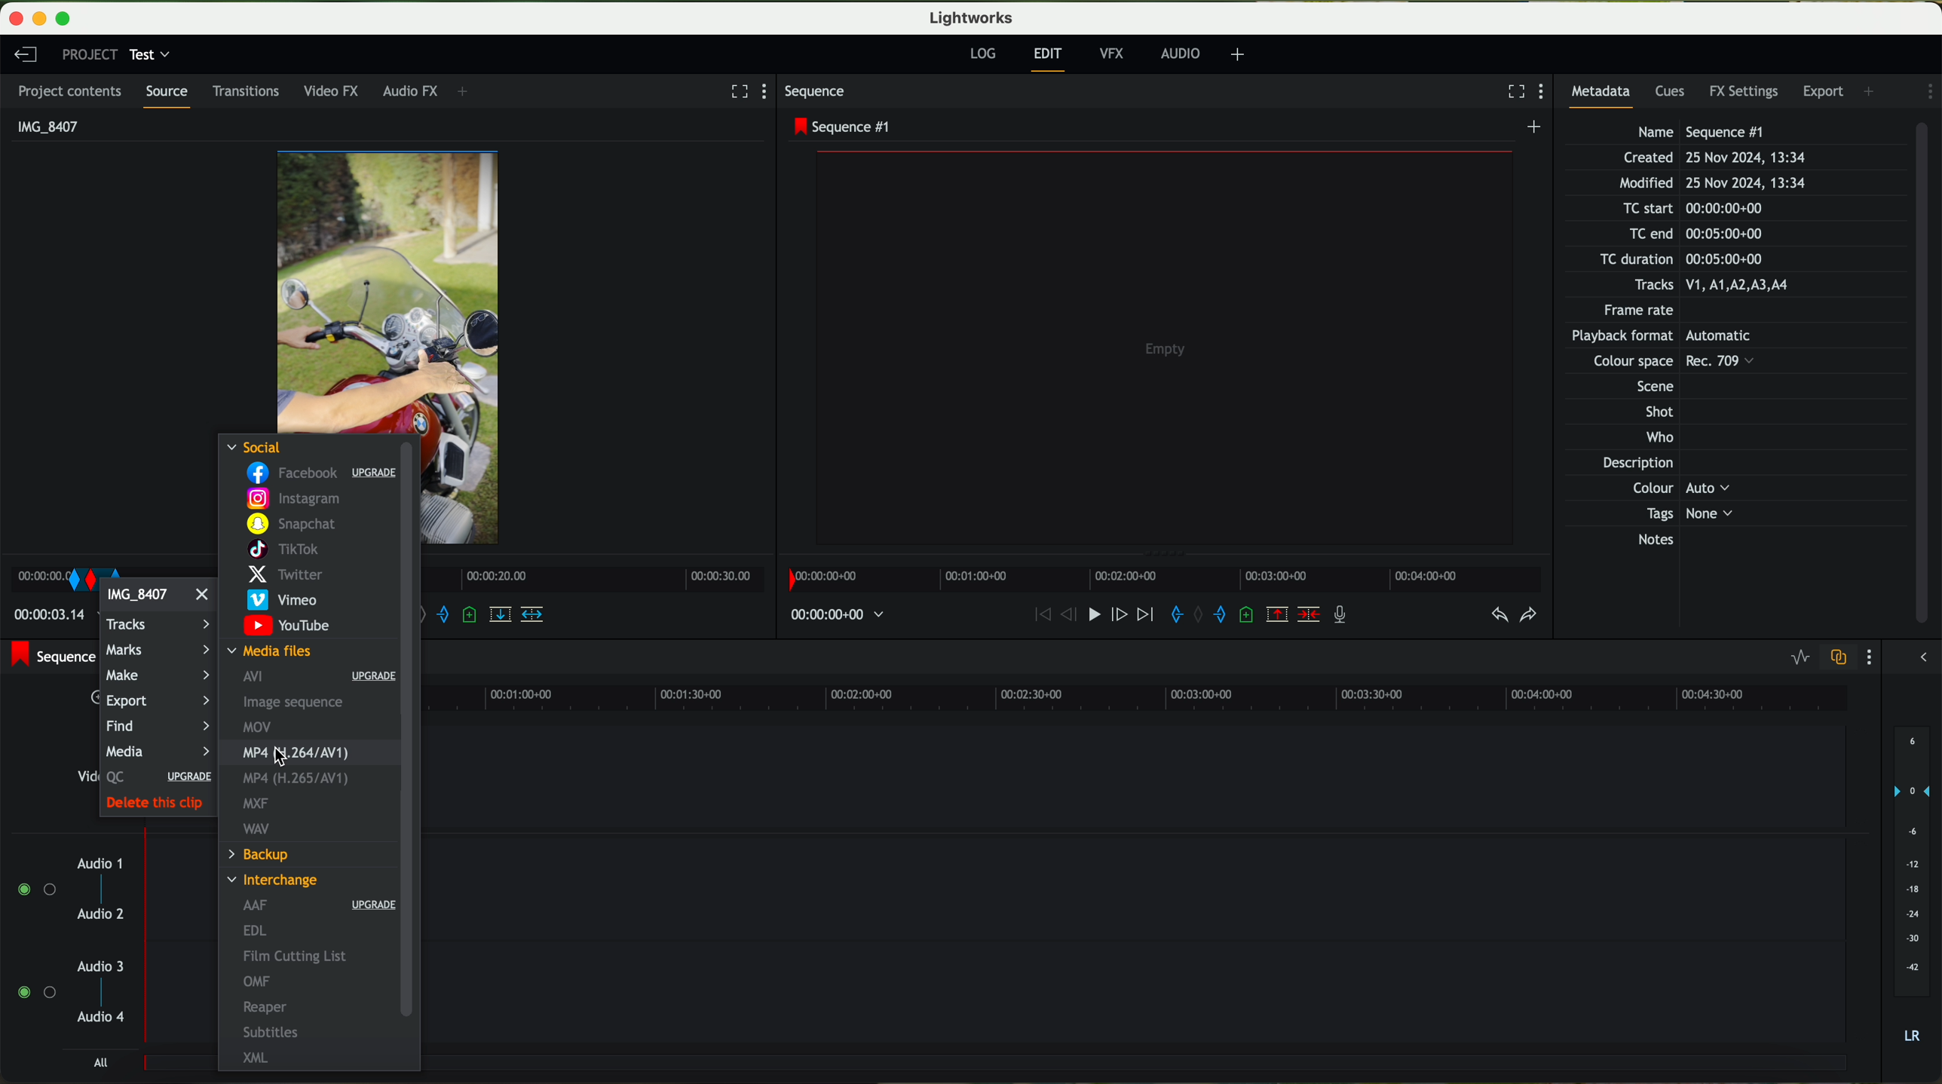 The height and width of the screenshot is (1084, 1942). What do you see at coordinates (468, 93) in the screenshot?
I see `+` at bounding box center [468, 93].